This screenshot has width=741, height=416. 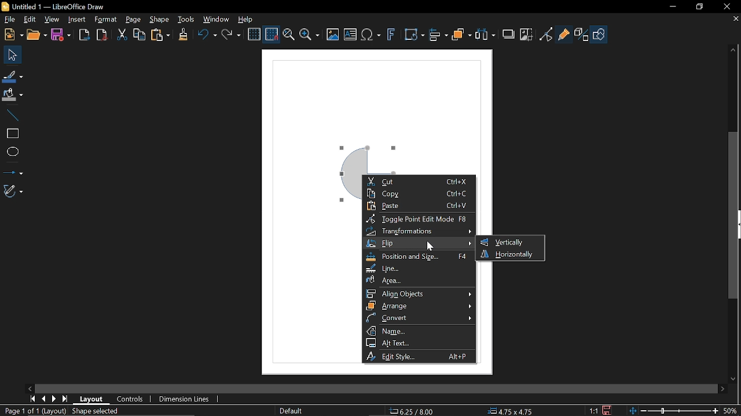 I want to click on Move up, so click(x=736, y=50).